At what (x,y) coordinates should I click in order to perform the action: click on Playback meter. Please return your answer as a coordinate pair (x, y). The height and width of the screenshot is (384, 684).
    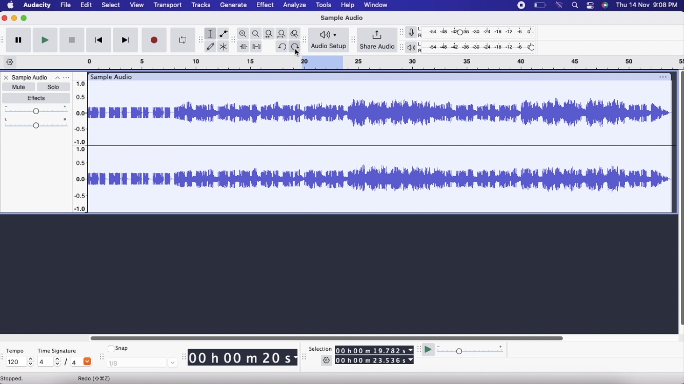
    Looking at the image, I should click on (413, 47).